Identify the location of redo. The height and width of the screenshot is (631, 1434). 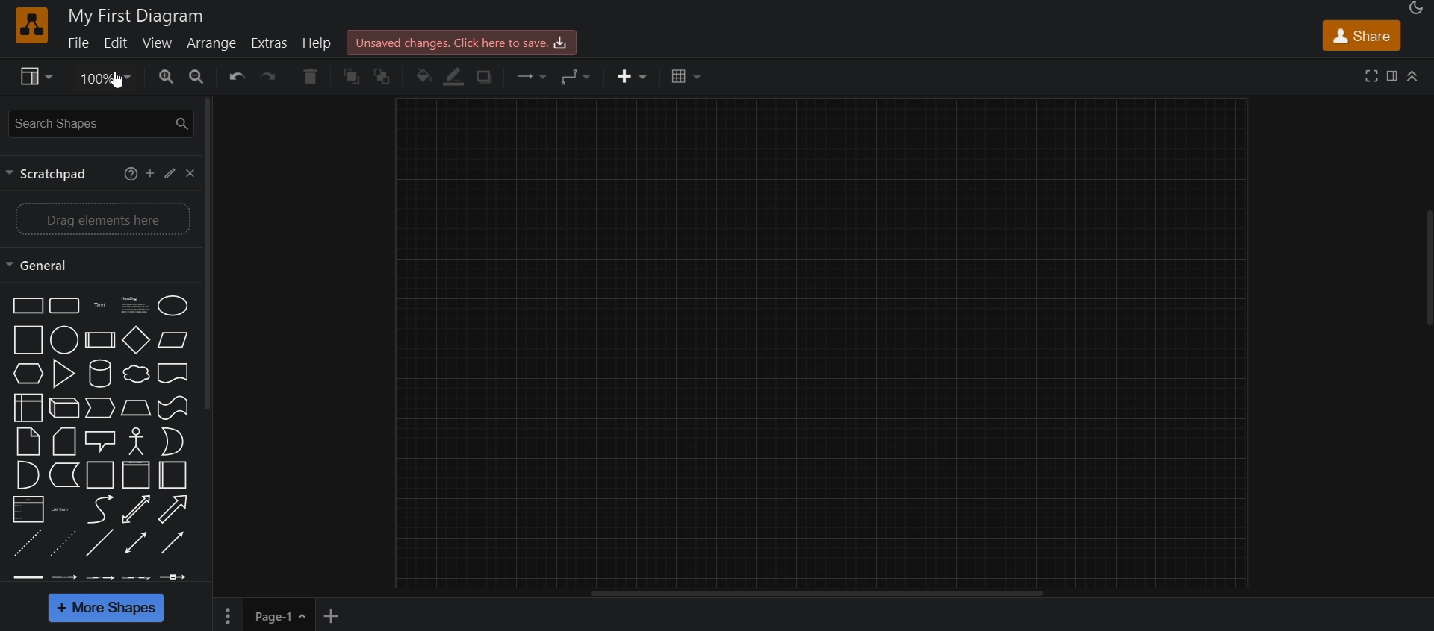
(273, 78).